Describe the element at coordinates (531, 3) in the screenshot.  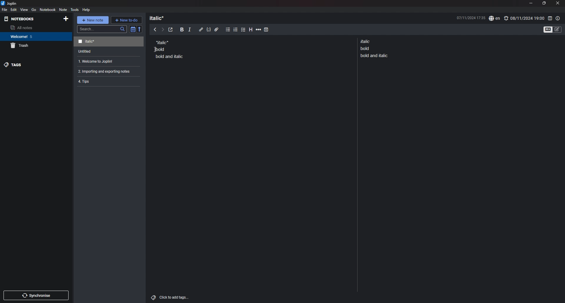
I see `minimize` at that location.